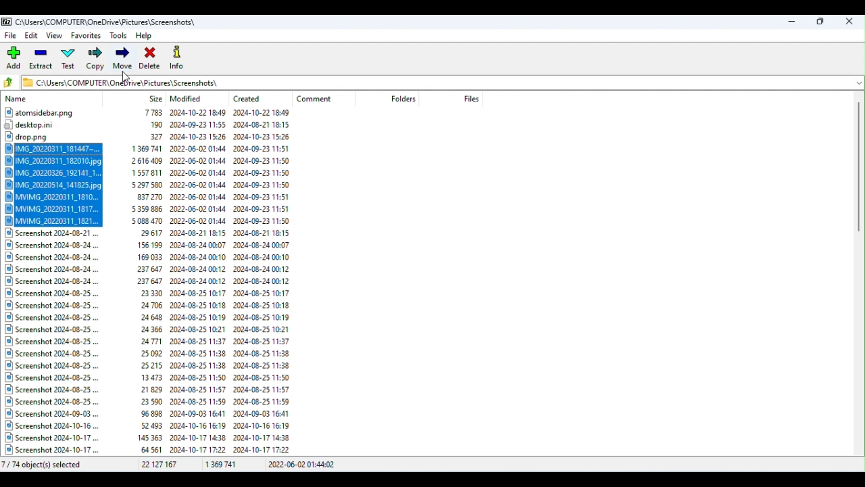  Describe the element at coordinates (119, 35) in the screenshot. I see `Tools` at that location.